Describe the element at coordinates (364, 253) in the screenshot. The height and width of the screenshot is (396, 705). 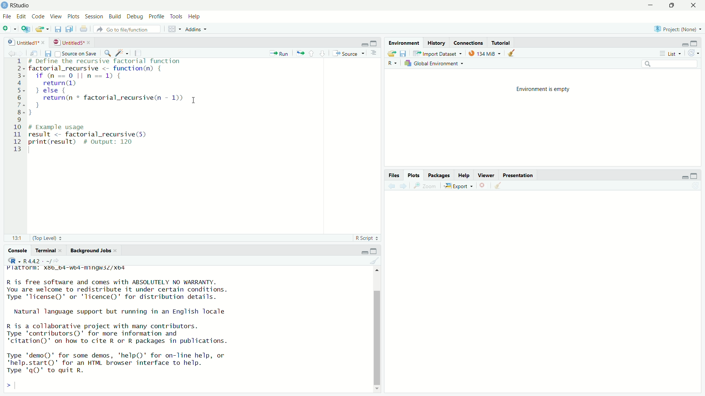
I see `Minimize` at that location.